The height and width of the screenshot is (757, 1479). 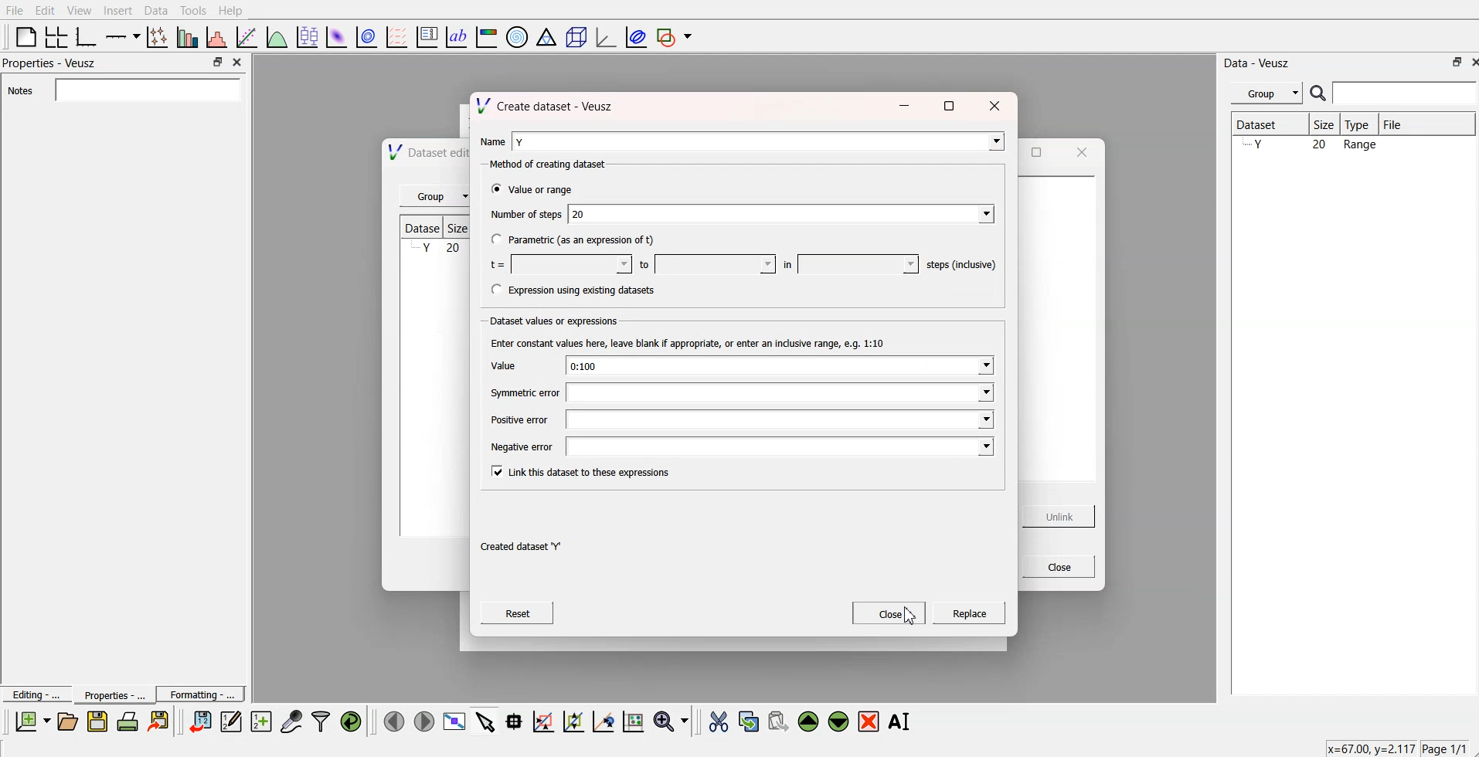 What do you see at coordinates (522, 216) in the screenshot?
I see `Number of steps.` at bounding box center [522, 216].